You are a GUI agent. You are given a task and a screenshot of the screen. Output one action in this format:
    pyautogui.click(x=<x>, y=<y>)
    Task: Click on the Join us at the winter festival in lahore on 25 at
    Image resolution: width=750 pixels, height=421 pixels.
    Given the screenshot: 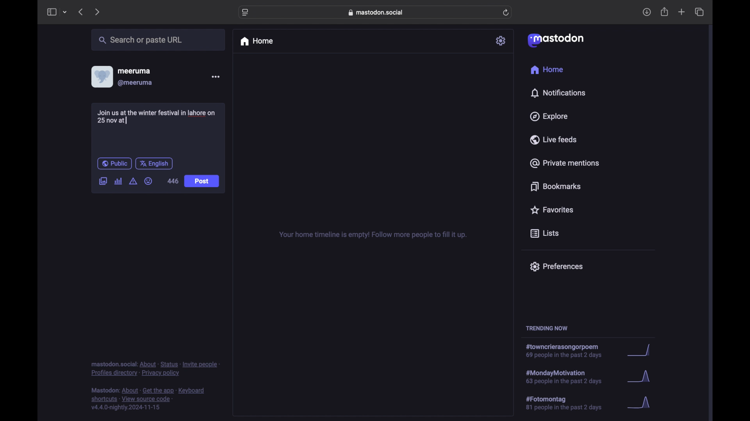 What is the action you would take?
    pyautogui.click(x=156, y=117)
    